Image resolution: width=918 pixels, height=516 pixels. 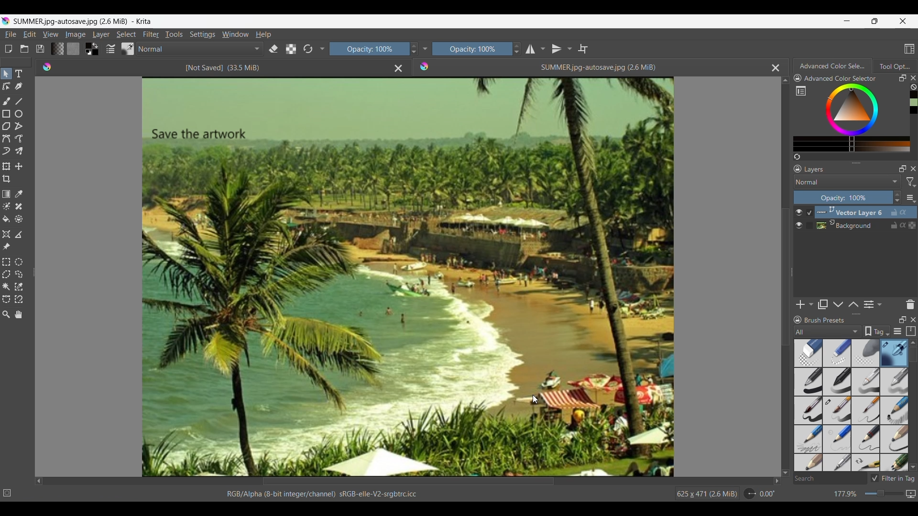 What do you see at coordinates (838, 304) in the screenshot?
I see `Move layer/mask down` at bounding box center [838, 304].